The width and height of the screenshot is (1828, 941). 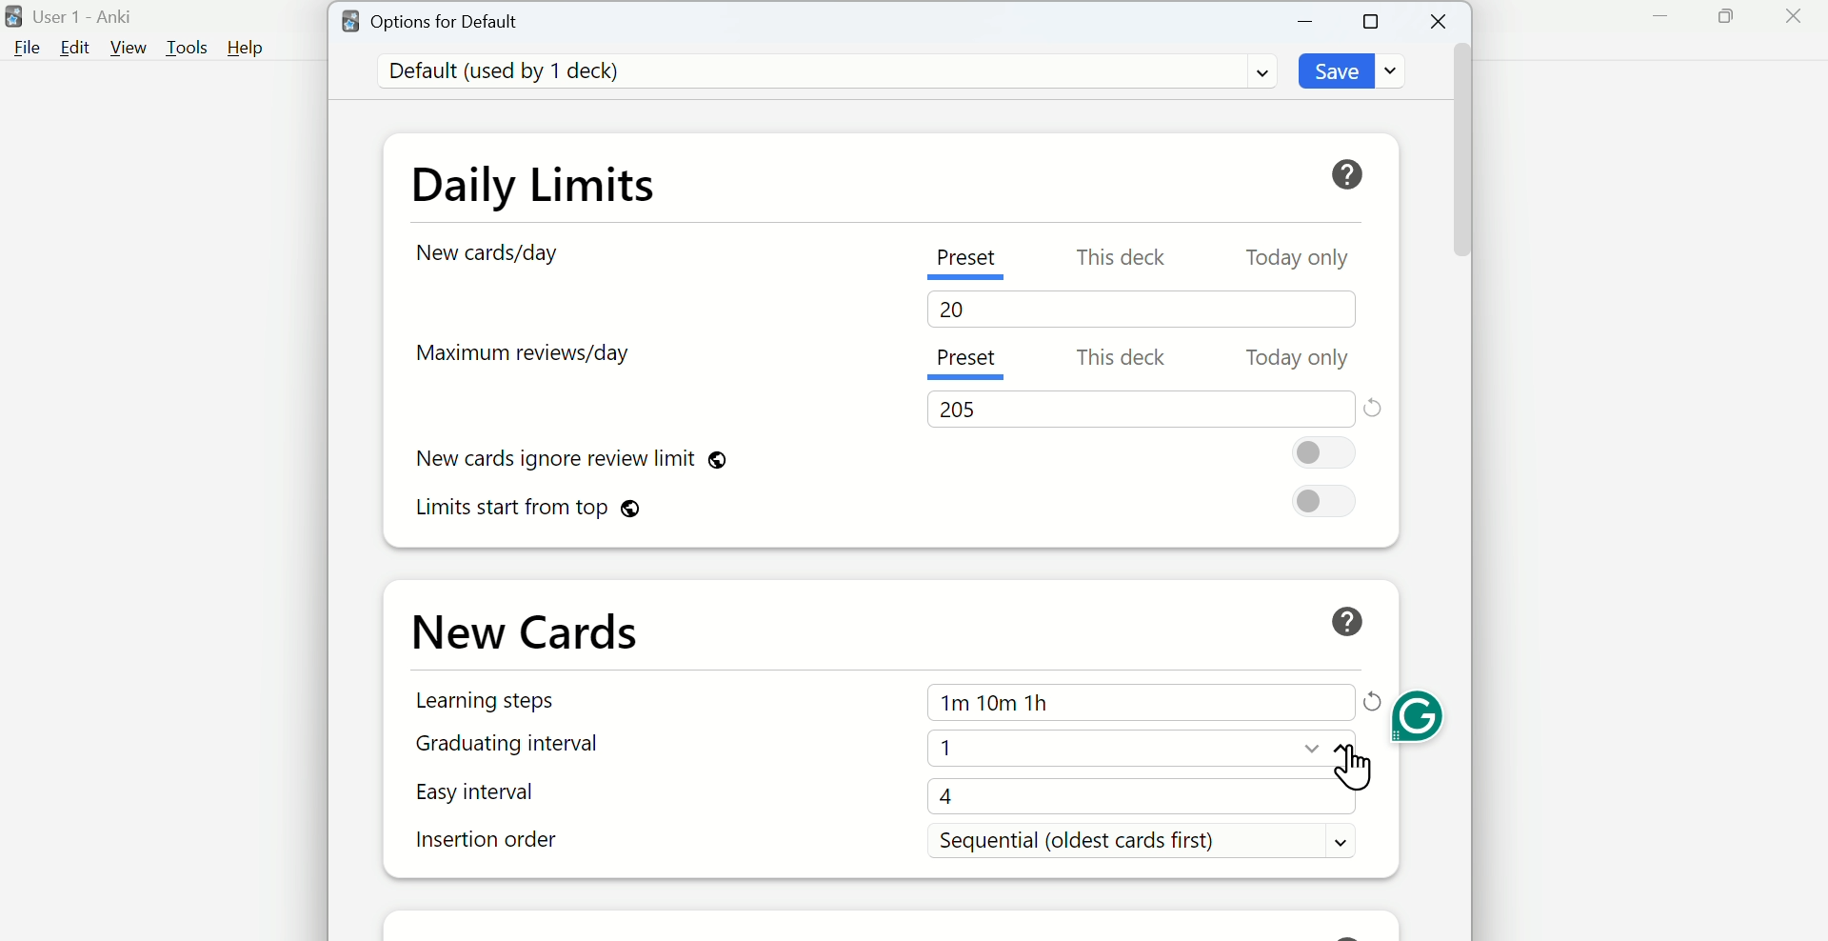 What do you see at coordinates (1326, 503) in the screenshot?
I see `On/Off toggle` at bounding box center [1326, 503].